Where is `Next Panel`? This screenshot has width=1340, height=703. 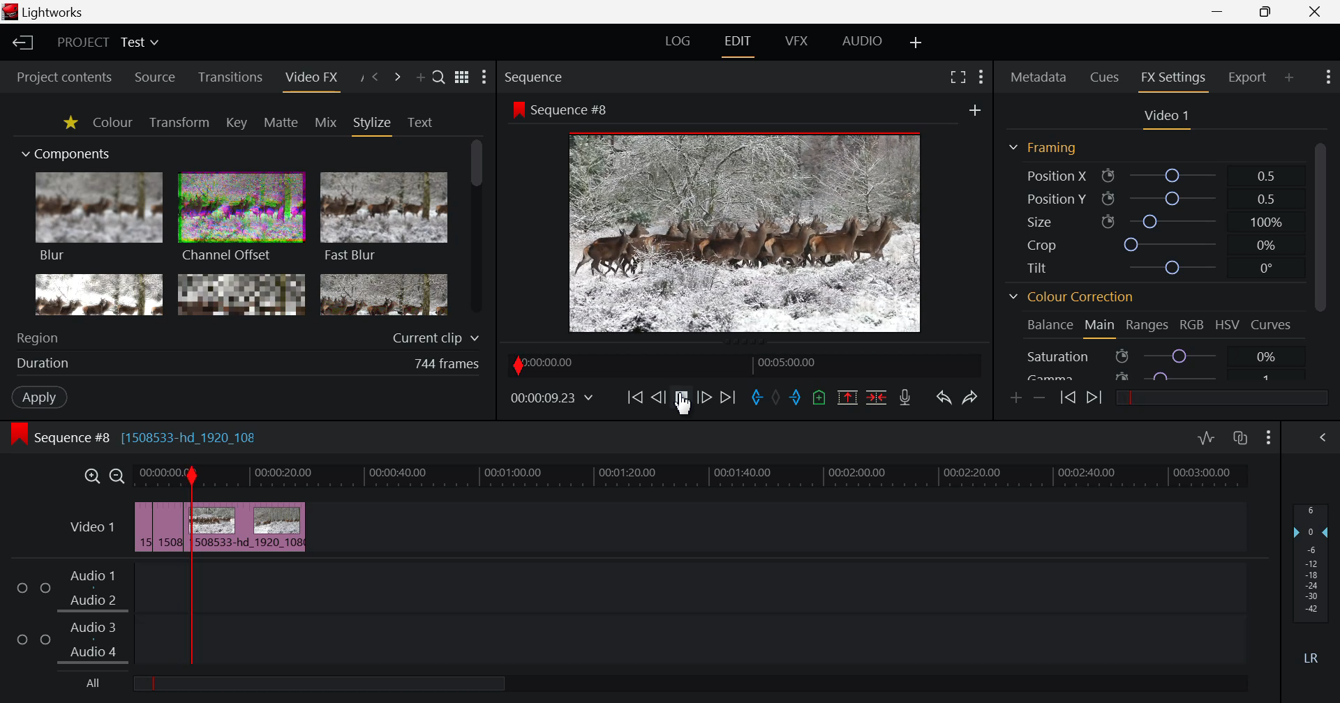 Next Panel is located at coordinates (395, 77).